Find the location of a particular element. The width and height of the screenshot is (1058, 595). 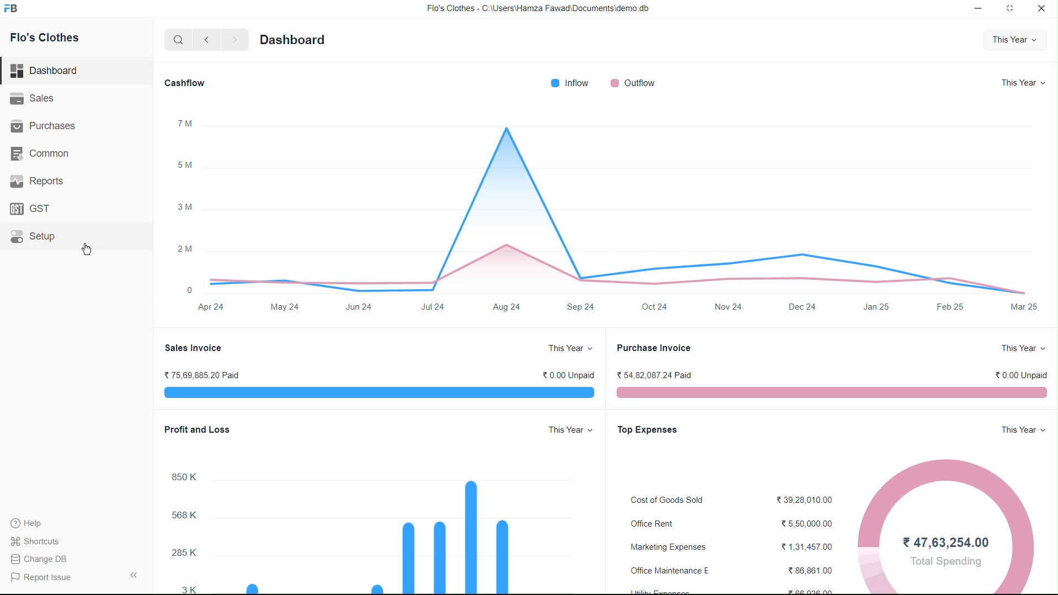

Collapse is located at coordinates (133, 575).